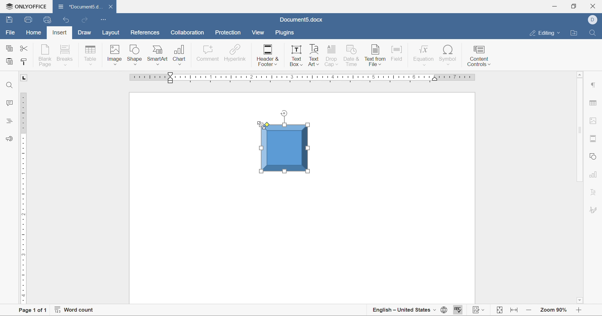 This screenshot has width=602, height=316. What do you see at coordinates (179, 53) in the screenshot?
I see `chart` at bounding box center [179, 53].